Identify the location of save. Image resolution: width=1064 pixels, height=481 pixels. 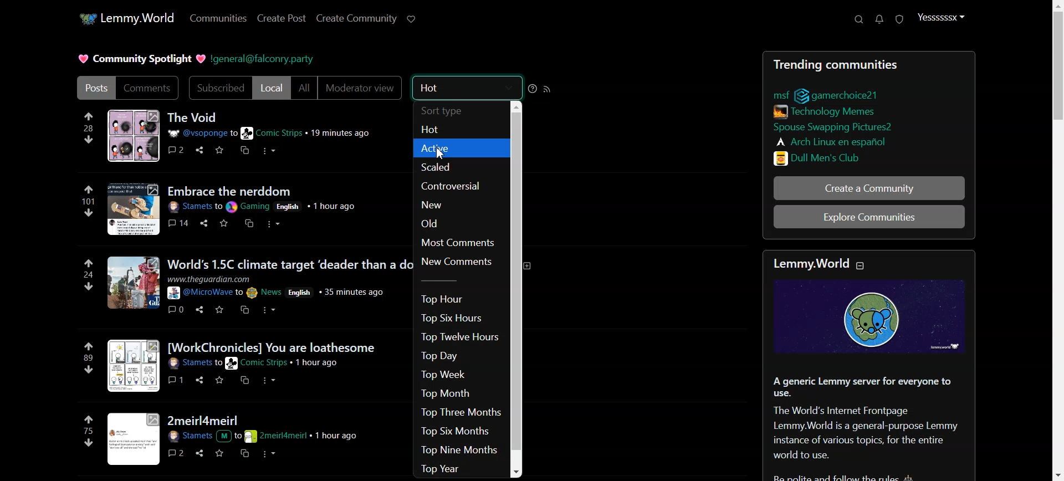
(223, 222).